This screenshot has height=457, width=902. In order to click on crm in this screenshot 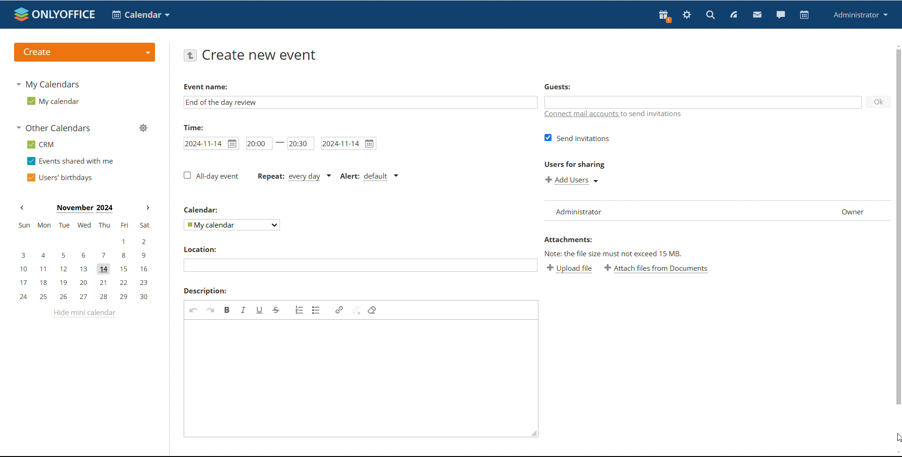, I will do `click(41, 145)`.